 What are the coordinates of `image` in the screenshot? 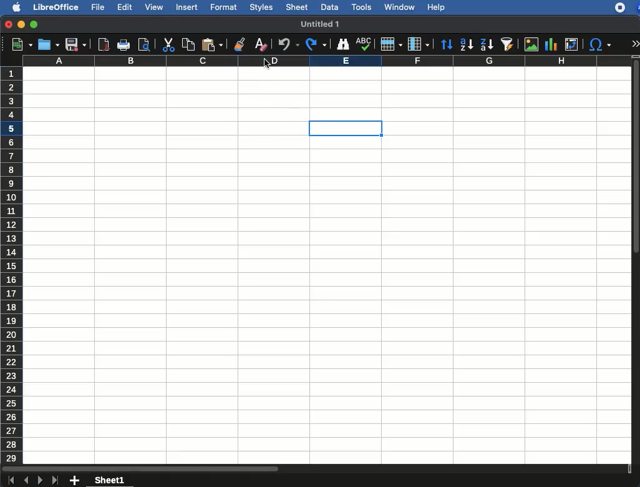 It's located at (531, 44).